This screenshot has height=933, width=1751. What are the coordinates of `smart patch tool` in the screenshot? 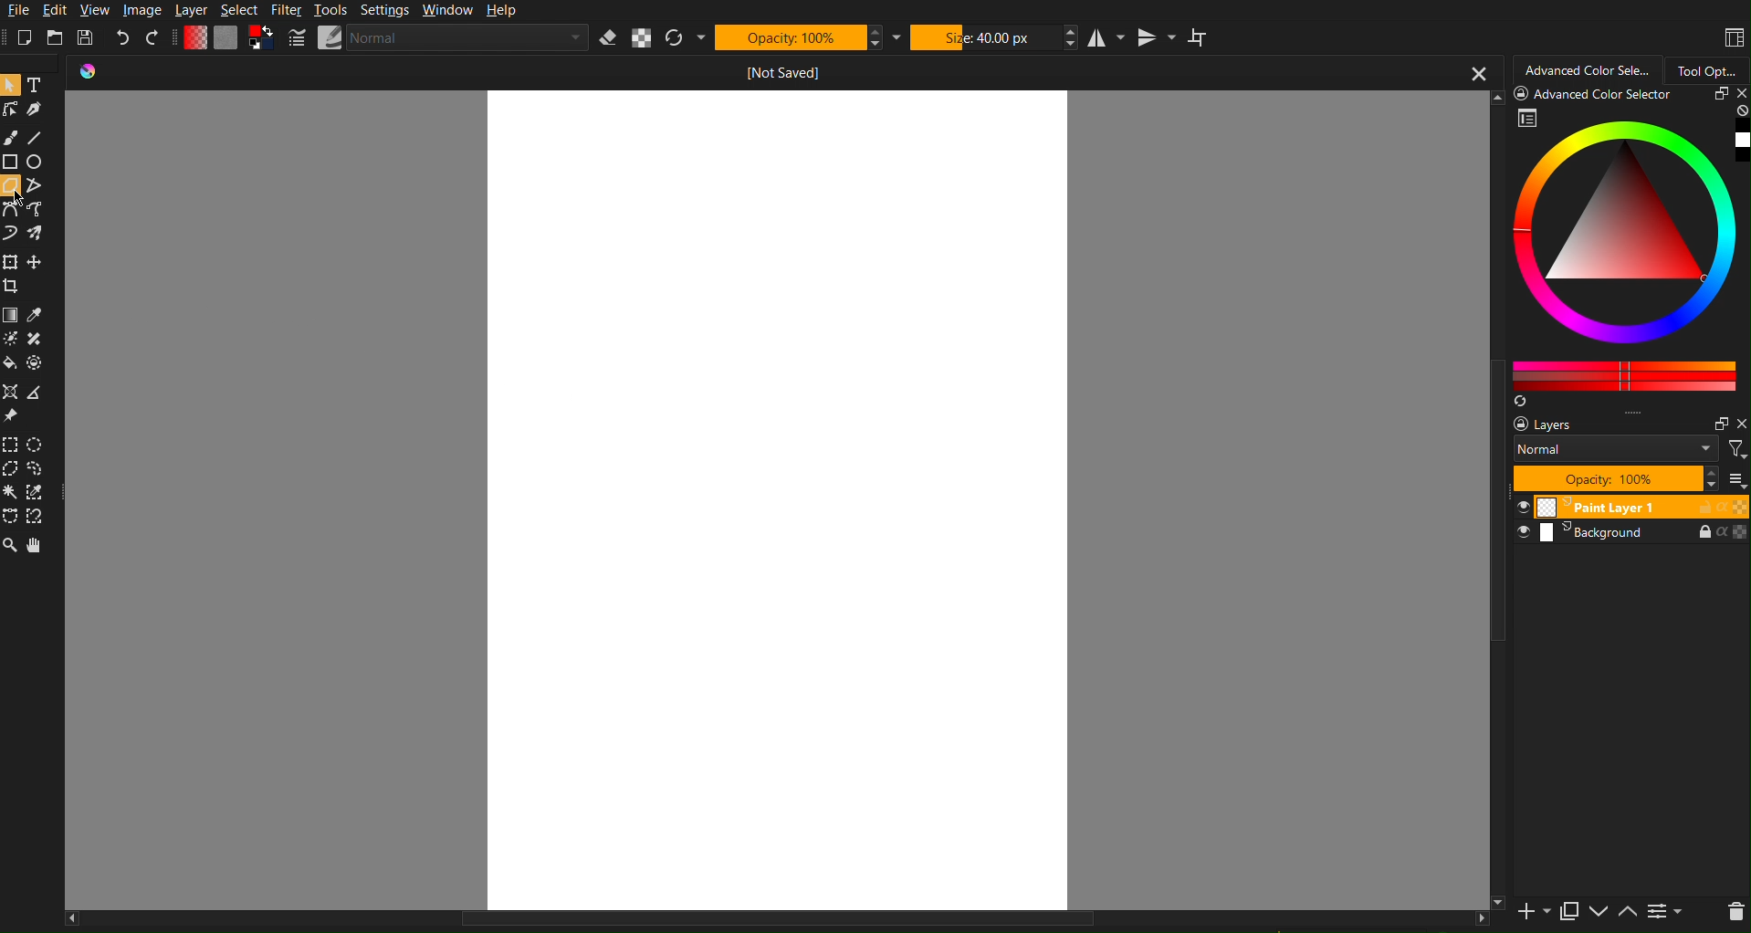 It's located at (40, 338).